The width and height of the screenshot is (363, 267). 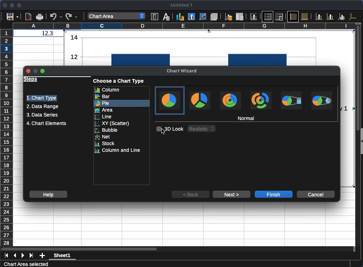 What do you see at coordinates (362, 141) in the screenshot?
I see `Collapse/Expand` at bounding box center [362, 141].